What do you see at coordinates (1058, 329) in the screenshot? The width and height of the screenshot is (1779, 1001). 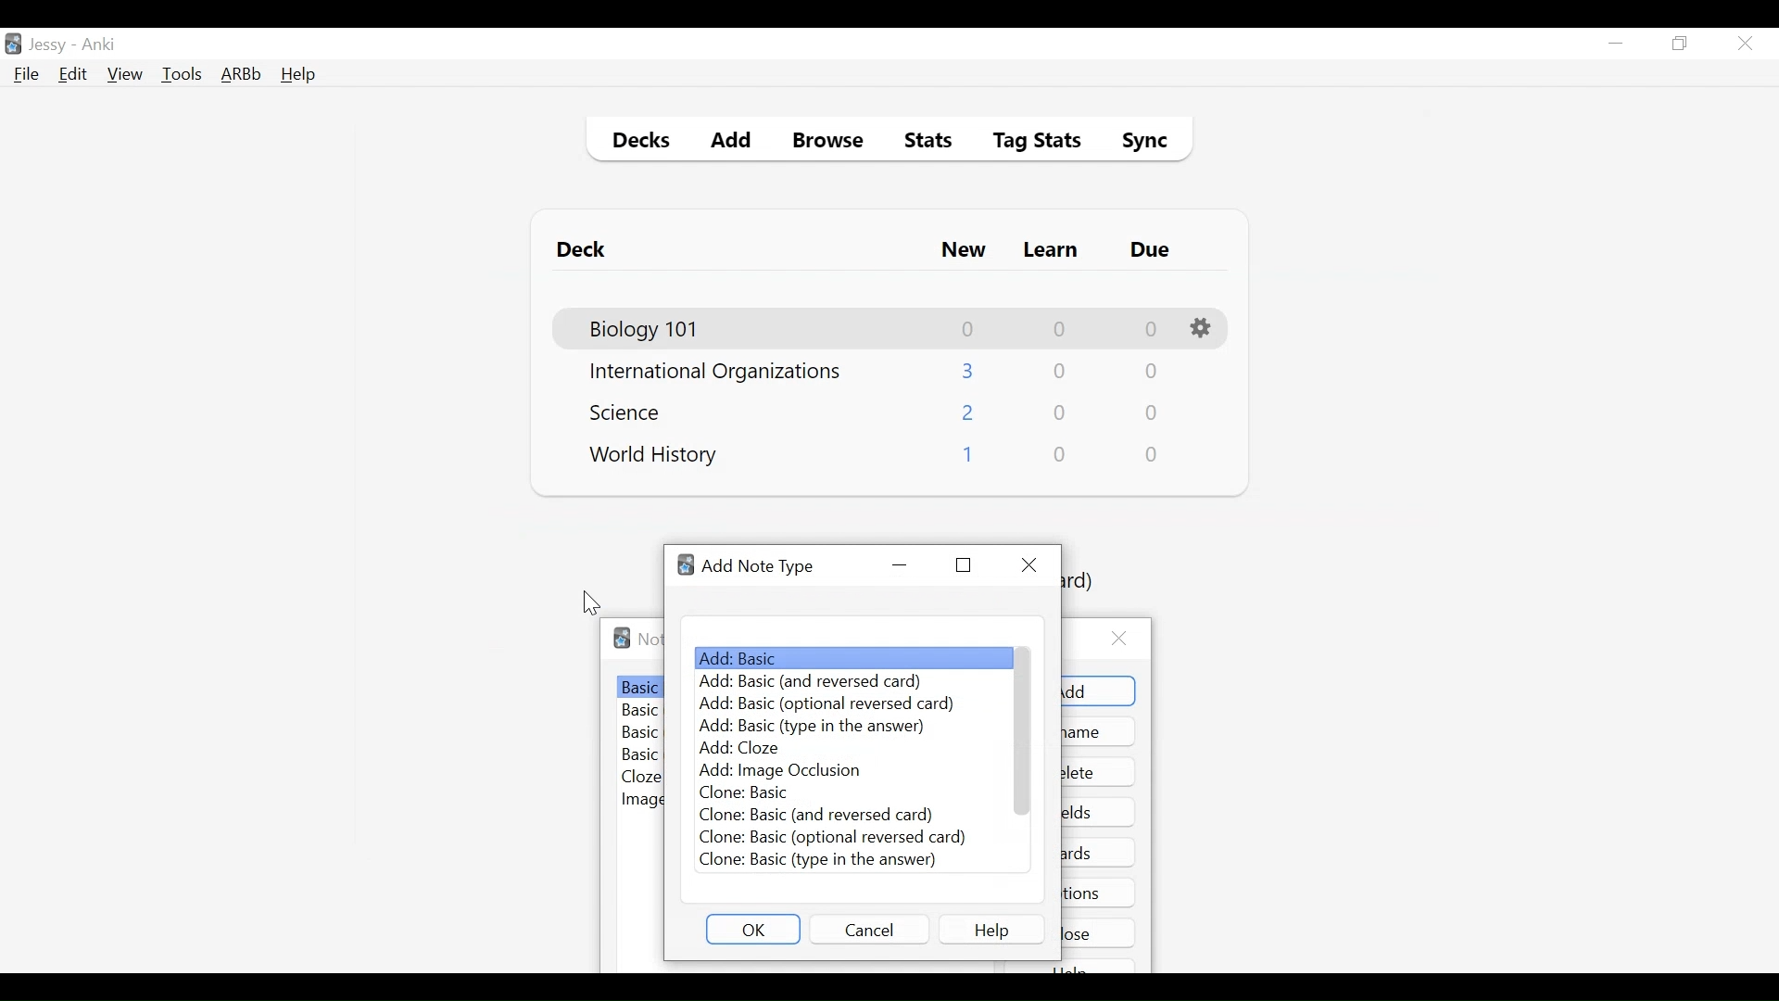 I see `Learn Card Count` at bounding box center [1058, 329].